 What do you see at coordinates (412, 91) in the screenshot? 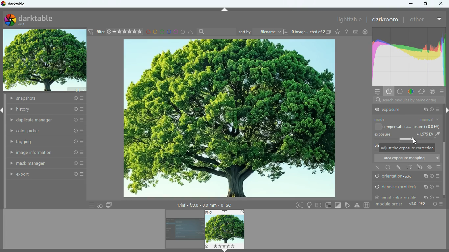
I see `color` at bounding box center [412, 91].